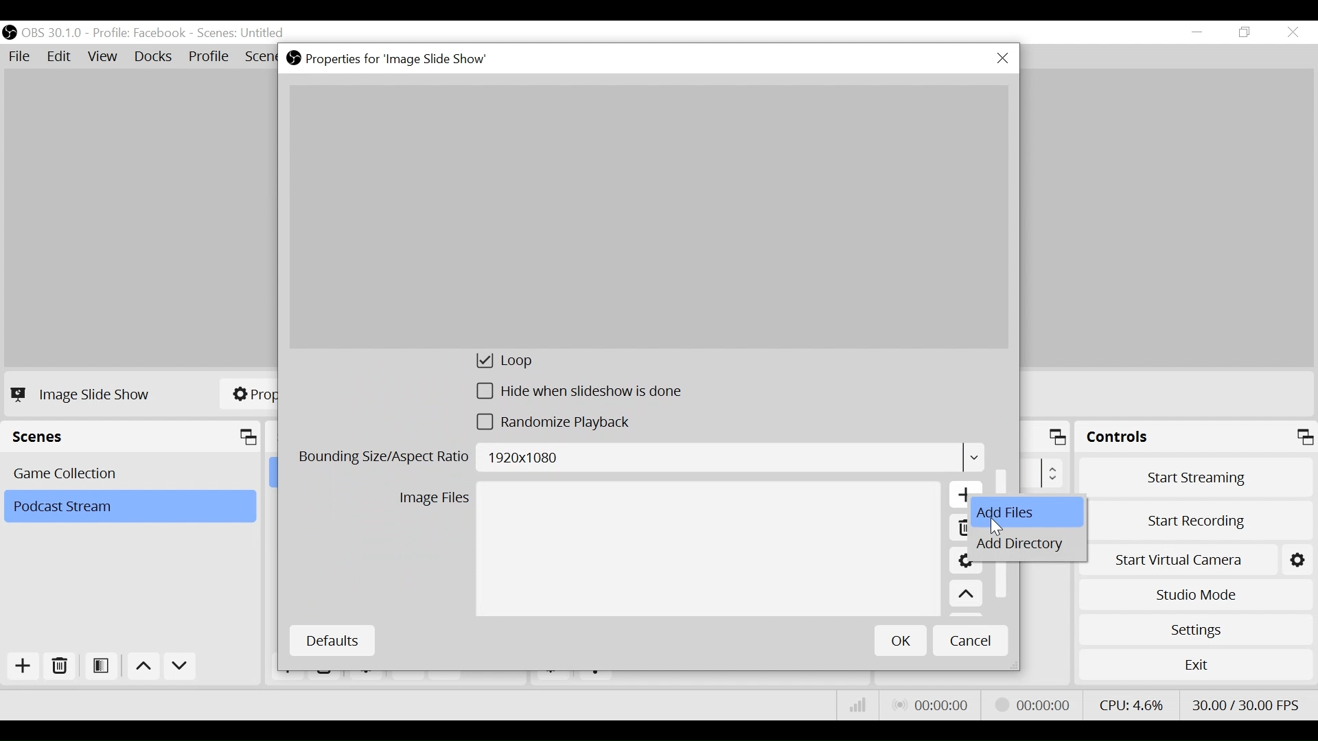 The width and height of the screenshot is (1318, 741). Describe the element at coordinates (135, 437) in the screenshot. I see `Scenes` at that location.